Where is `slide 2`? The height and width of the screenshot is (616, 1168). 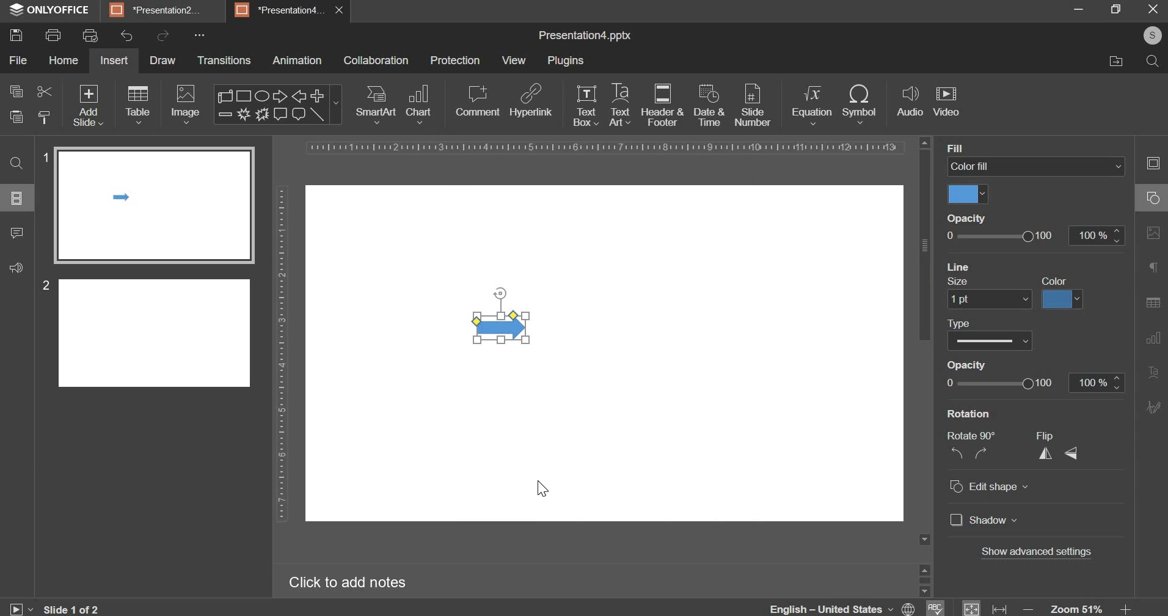
slide 2 is located at coordinates (147, 330).